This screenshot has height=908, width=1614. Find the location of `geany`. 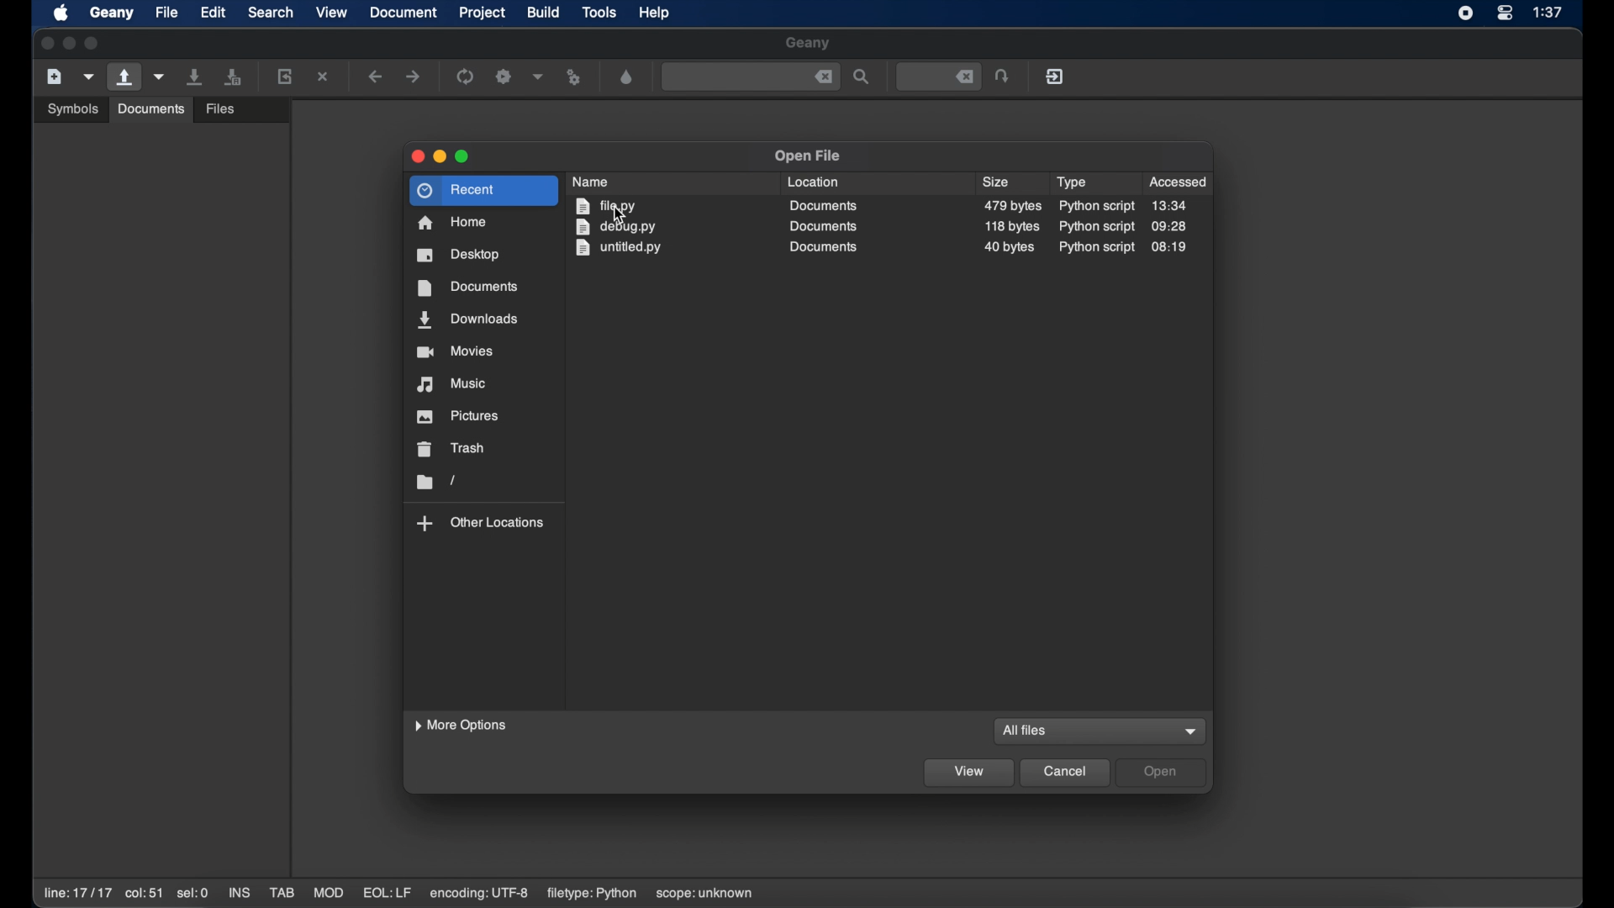

geany is located at coordinates (111, 13).